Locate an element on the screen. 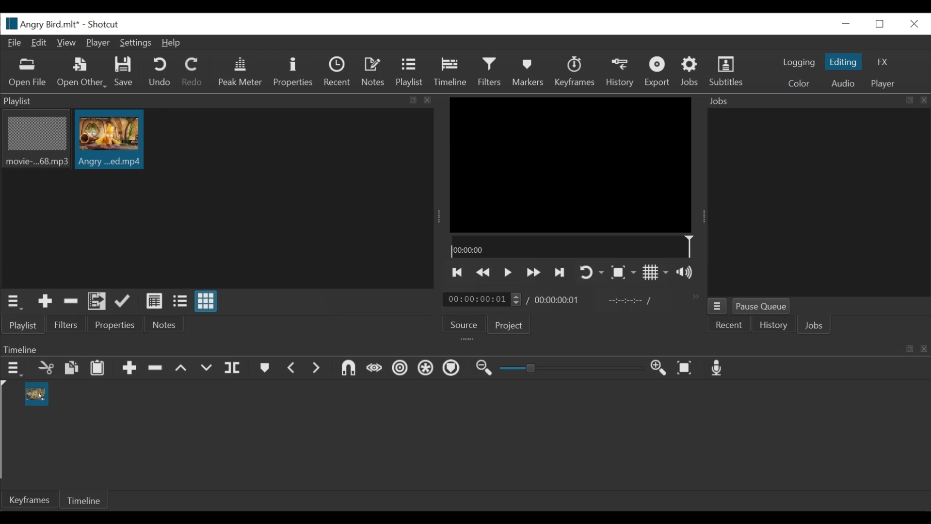 The width and height of the screenshot is (931, 524). Playlist is located at coordinates (24, 326).